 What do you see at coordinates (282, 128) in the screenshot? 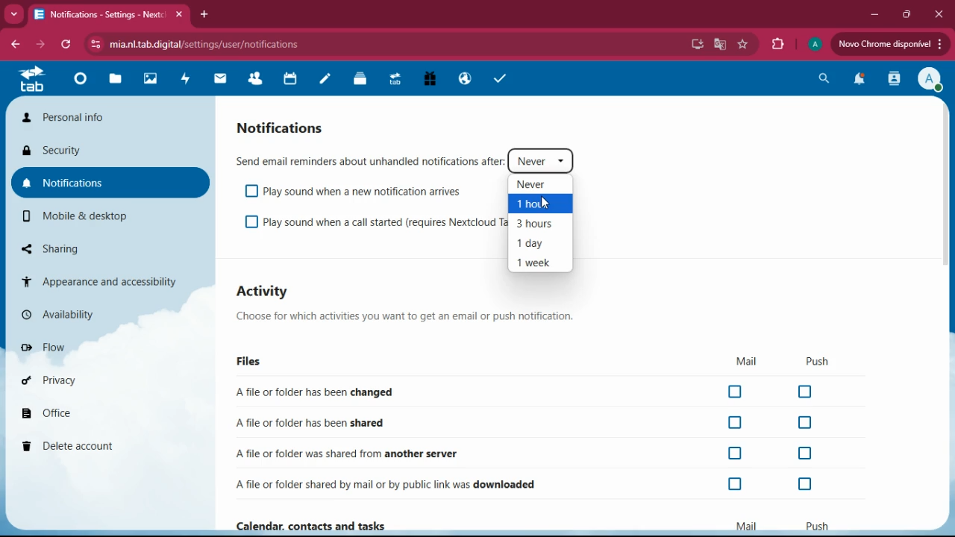
I see `notifications` at bounding box center [282, 128].